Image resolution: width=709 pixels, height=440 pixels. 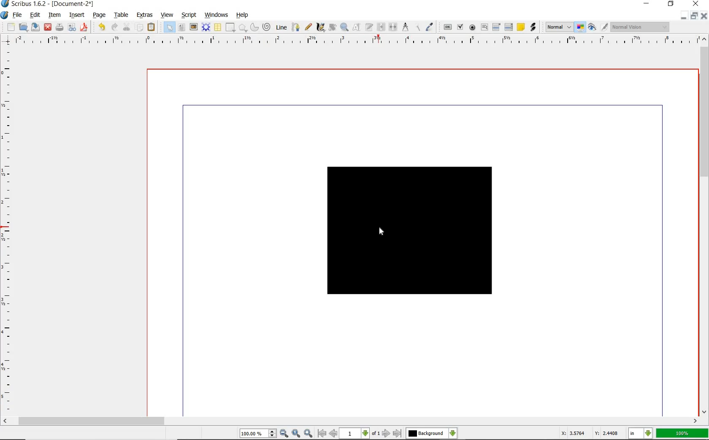 I want to click on ruler, so click(x=353, y=41).